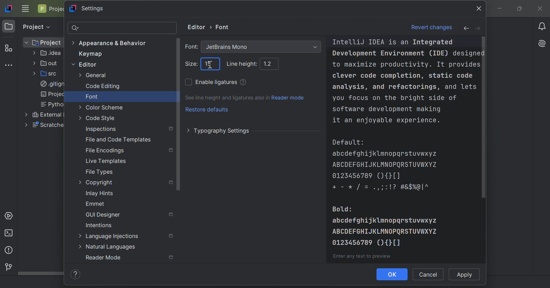 The width and height of the screenshot is (550, 288). Describe the element at coordinates (178, 114) in the screenshot. I see `Scroll bar` at that location.